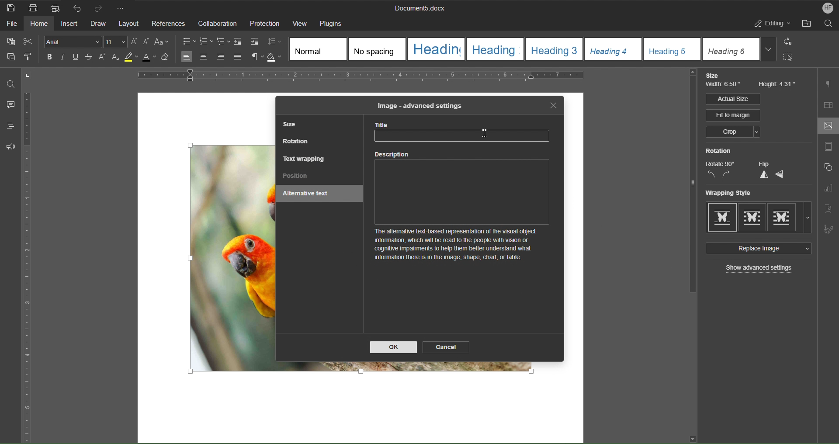 Image resolution: width=839 pixels, height=444 pixels. Describe the element at coordinates (732, 99) in the screenshot. I see `Actual Size` at that location.